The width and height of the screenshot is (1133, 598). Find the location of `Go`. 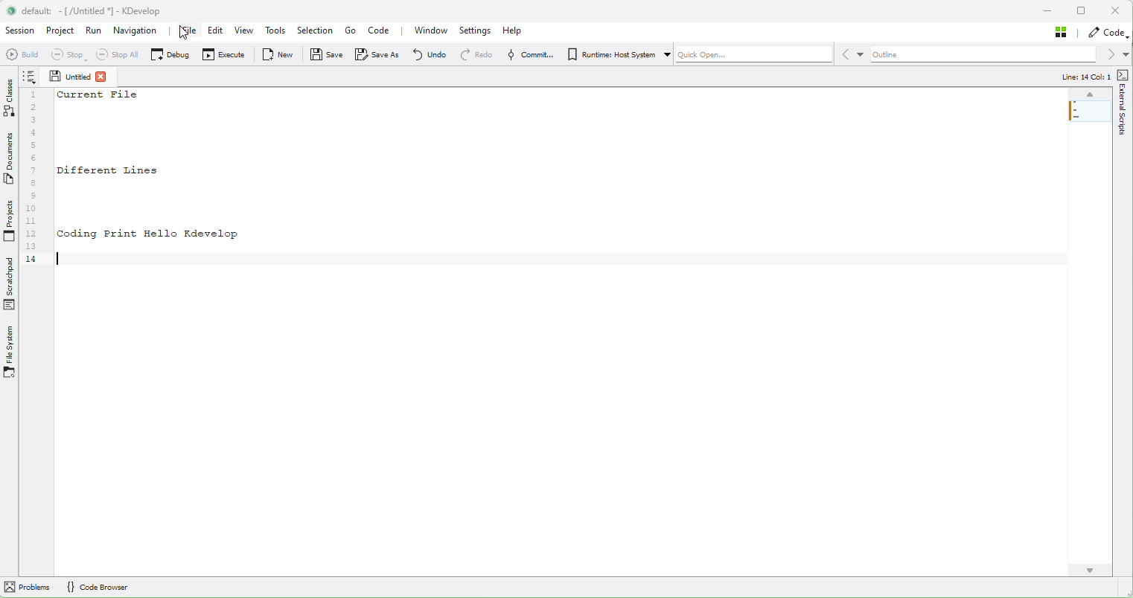

Go is located at coordinates (354, 31).